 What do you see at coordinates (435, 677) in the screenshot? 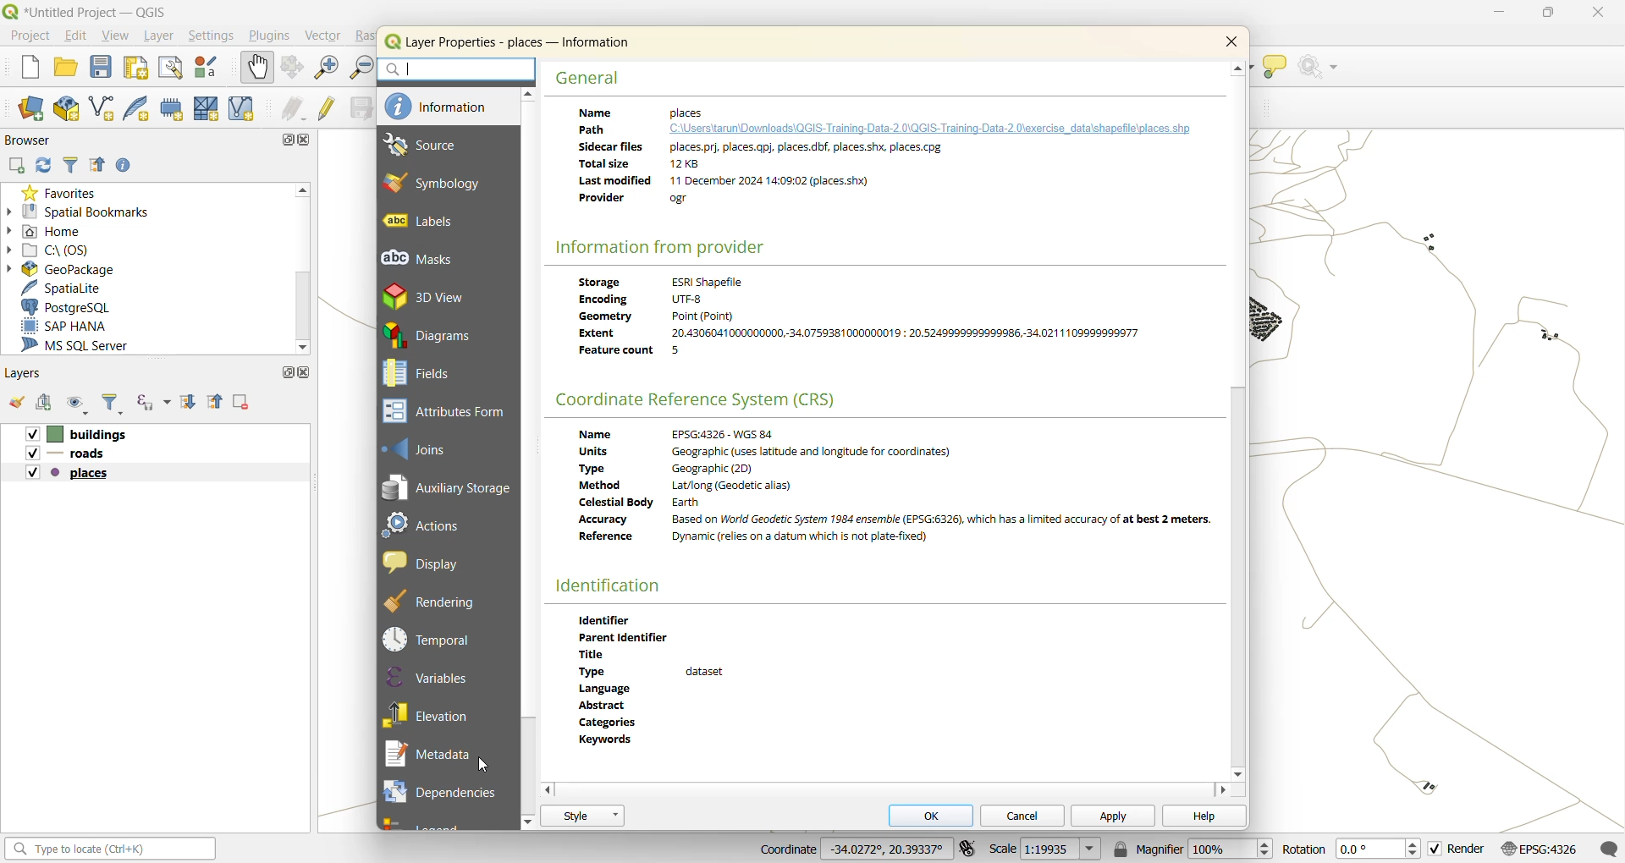
I see `variables` at bounding box center [435, 677].